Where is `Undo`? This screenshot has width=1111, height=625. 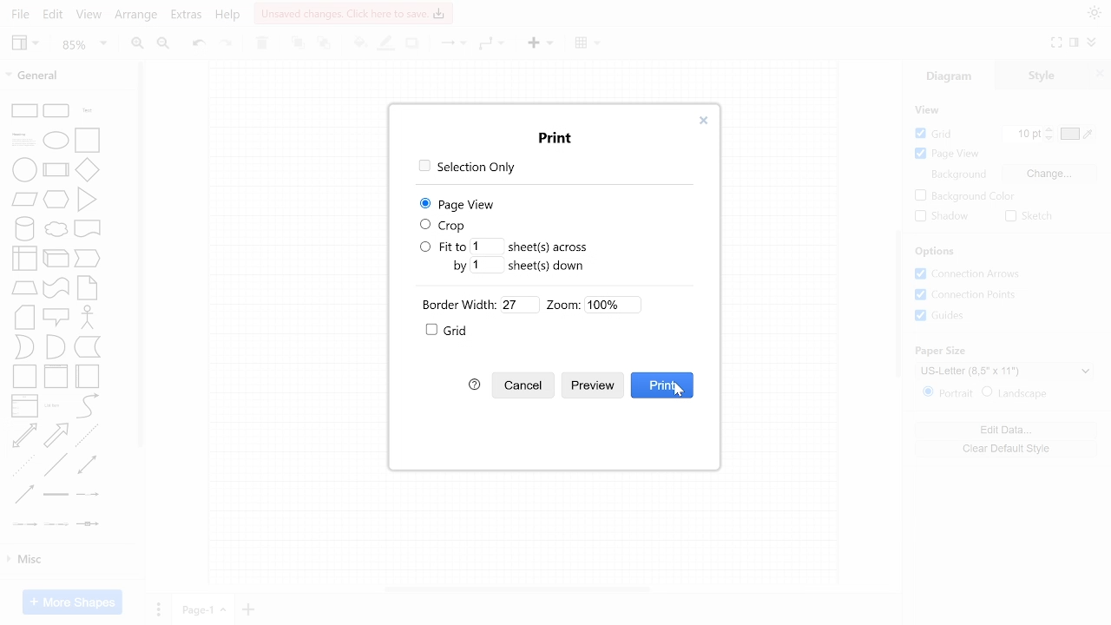
Undo is located at coordinates (198, 44).